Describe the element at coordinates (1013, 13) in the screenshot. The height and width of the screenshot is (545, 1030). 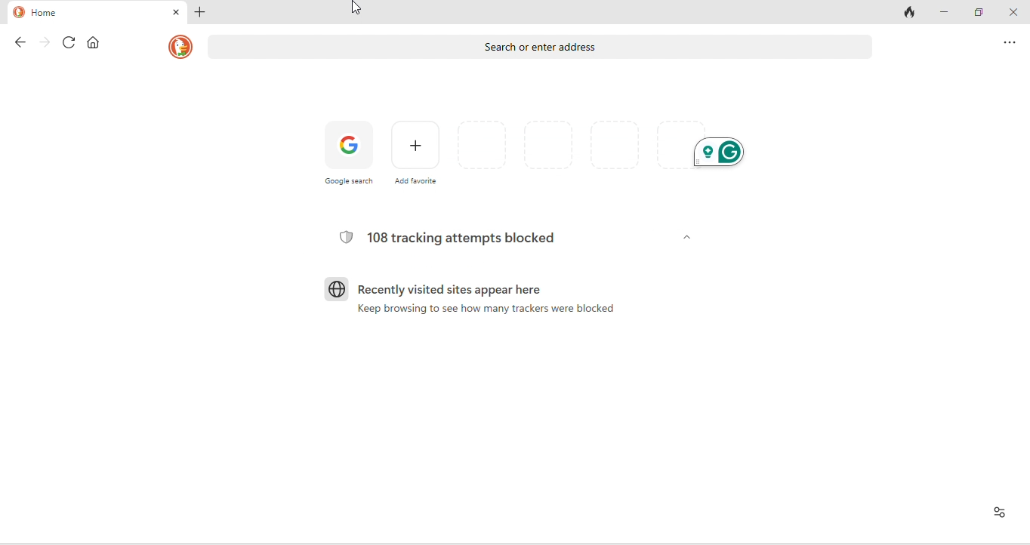
I see `close` at that location.